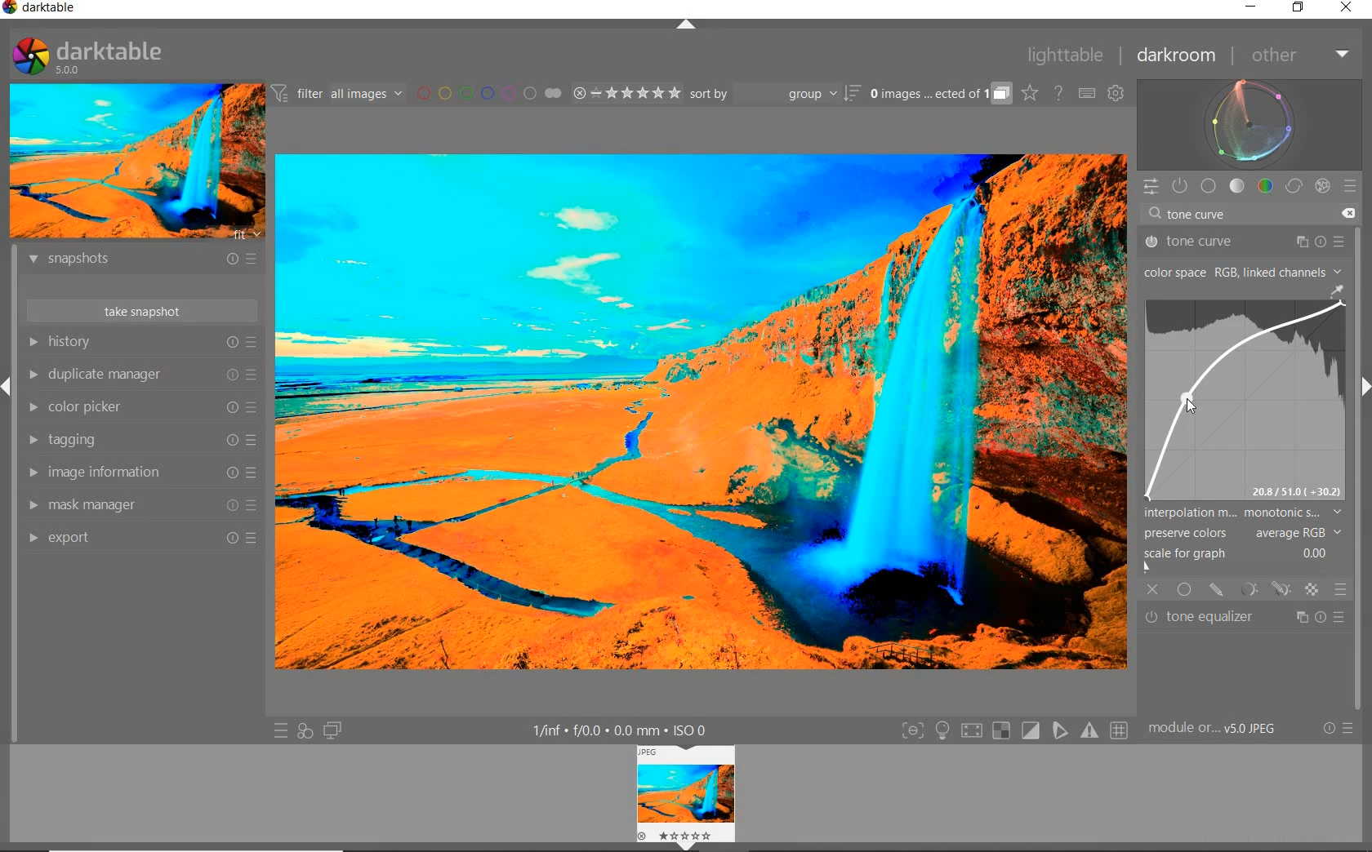 The image size is (1372, 852). What do you see at coordinates (1181, 187) in the screenshot?
I see `SHOW ONLY ACTIVE MODULES` at bounding box center [1181, 187].